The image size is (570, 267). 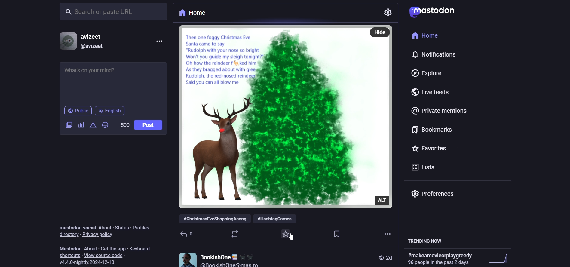 I want to click on profile picture, so click(x=66, y=41).